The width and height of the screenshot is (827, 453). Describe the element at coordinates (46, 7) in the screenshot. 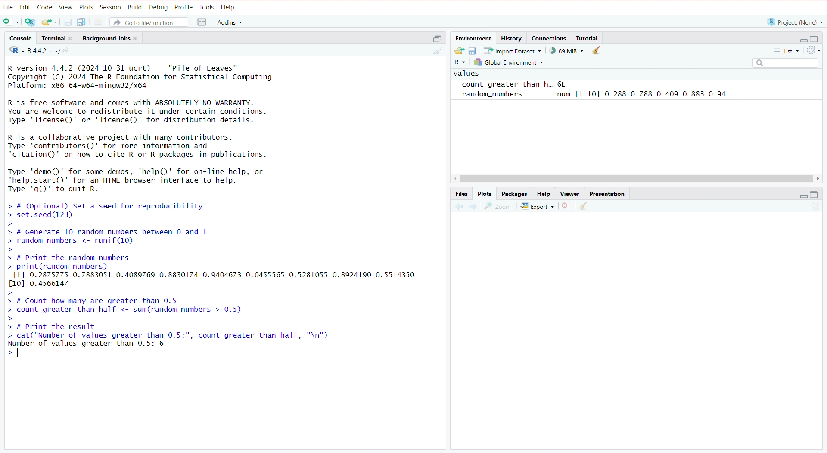

I see `Code` at that location.